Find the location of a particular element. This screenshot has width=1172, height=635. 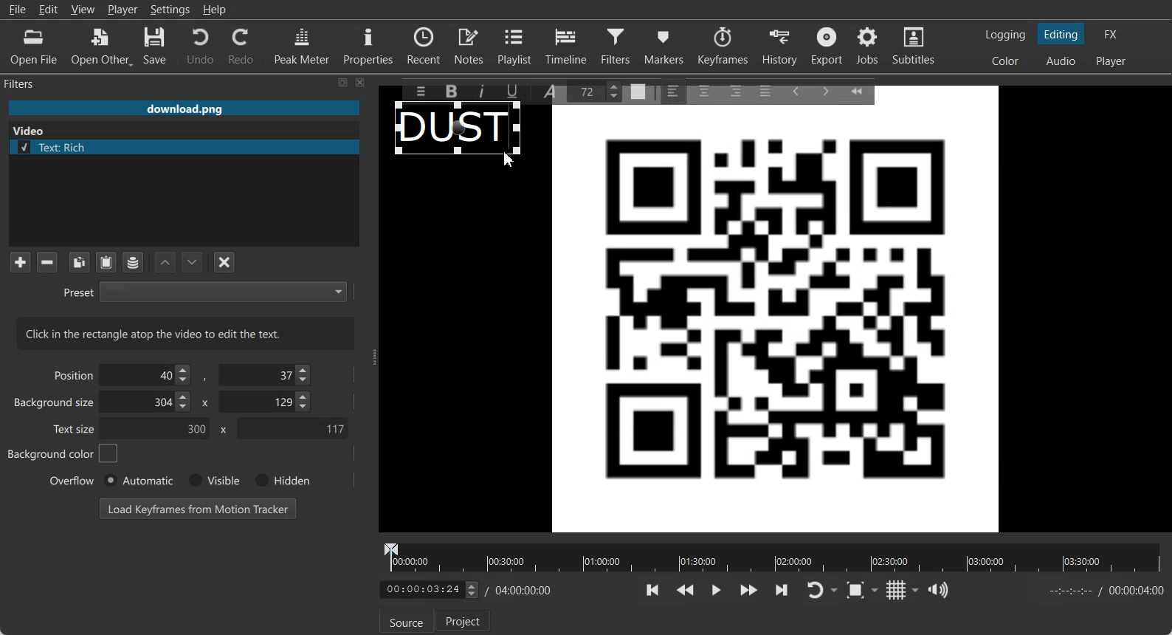

Filters is located at coordinates (34, 83).